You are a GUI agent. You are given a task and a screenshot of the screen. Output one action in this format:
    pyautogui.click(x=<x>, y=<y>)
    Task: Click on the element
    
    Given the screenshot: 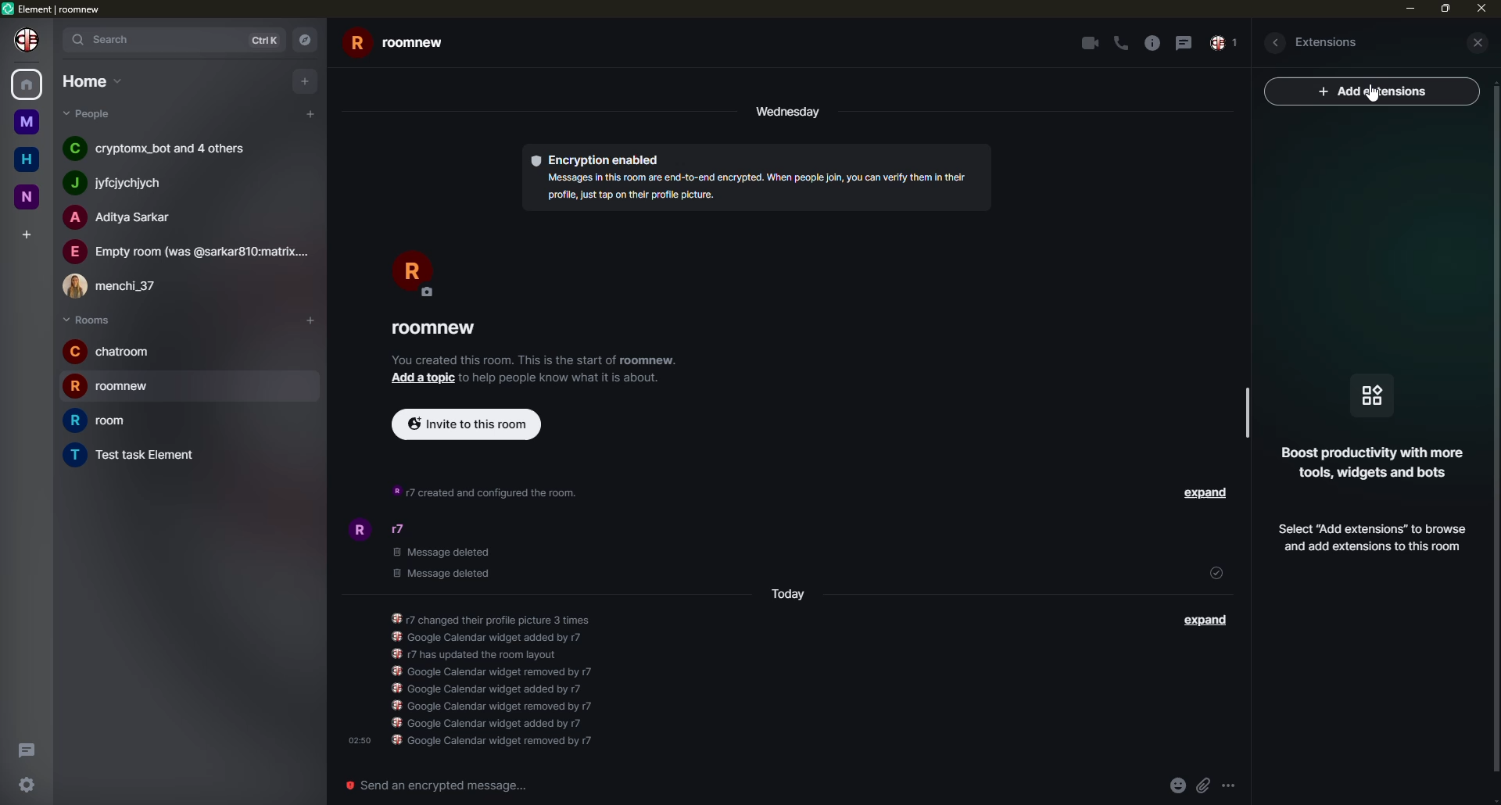 What is the action you would take?
    pyautogui.click(x=54, y=9)
    